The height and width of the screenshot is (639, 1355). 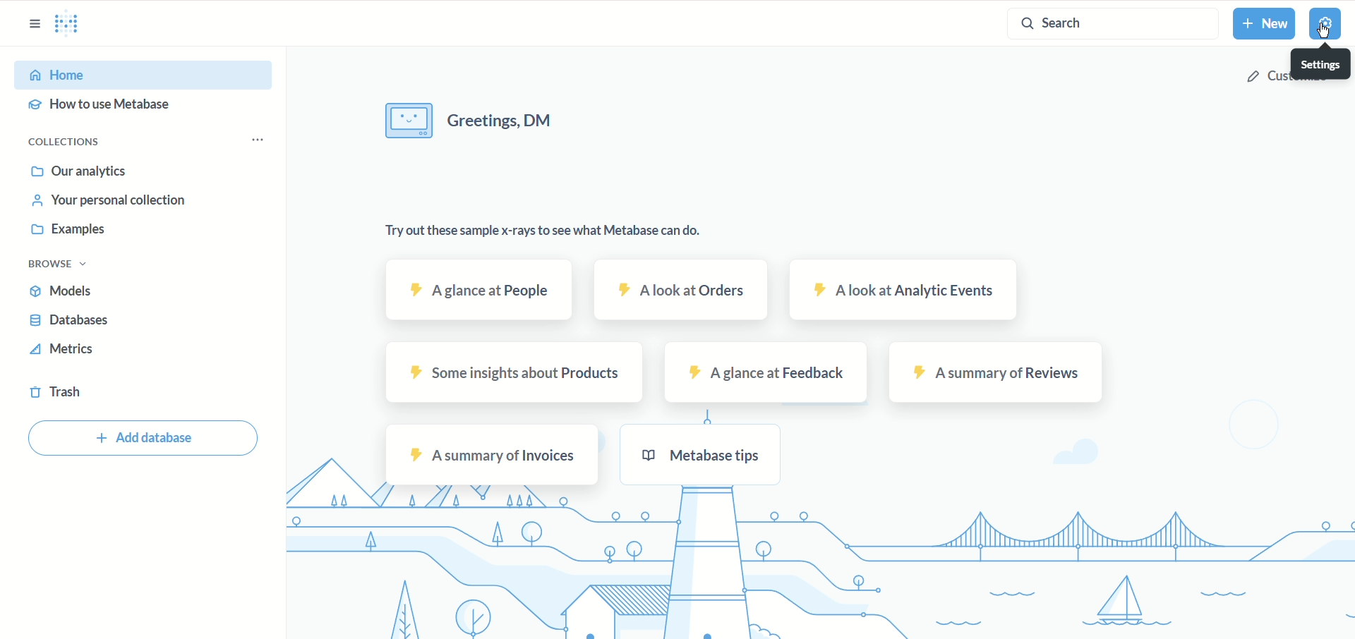 What do you see at coordinates (531, 120) in the screenshot?
I see `Greeting, DM` at bounding box center [531, 120].